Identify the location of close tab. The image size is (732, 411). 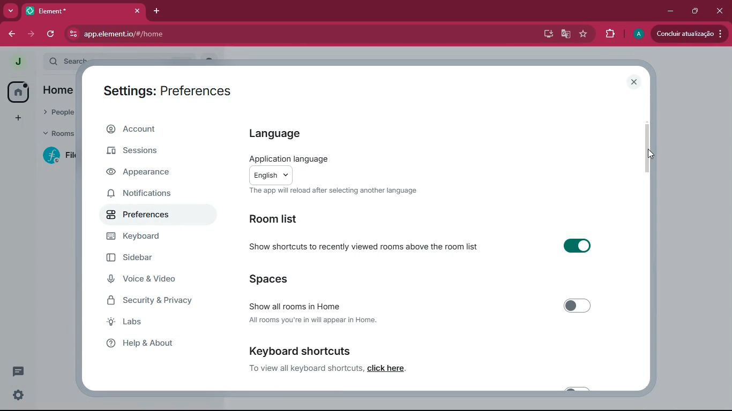
(137, 11).